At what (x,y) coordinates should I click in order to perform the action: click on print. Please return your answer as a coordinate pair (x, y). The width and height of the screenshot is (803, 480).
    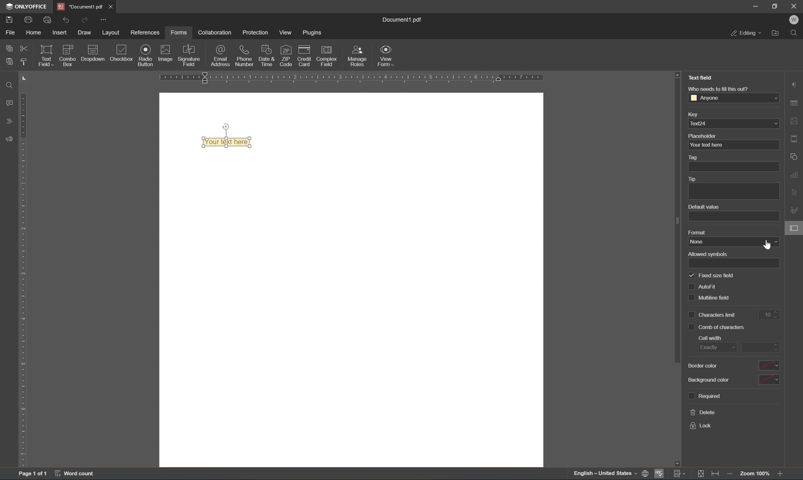
    Looking at the image, I should click on (29, 21).